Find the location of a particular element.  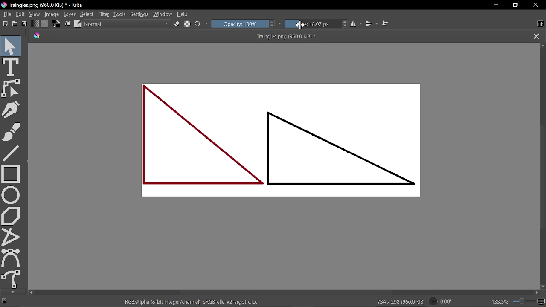

Traingles.png (960.0 KiB) * - Krita is located at coordinates (44, 6).